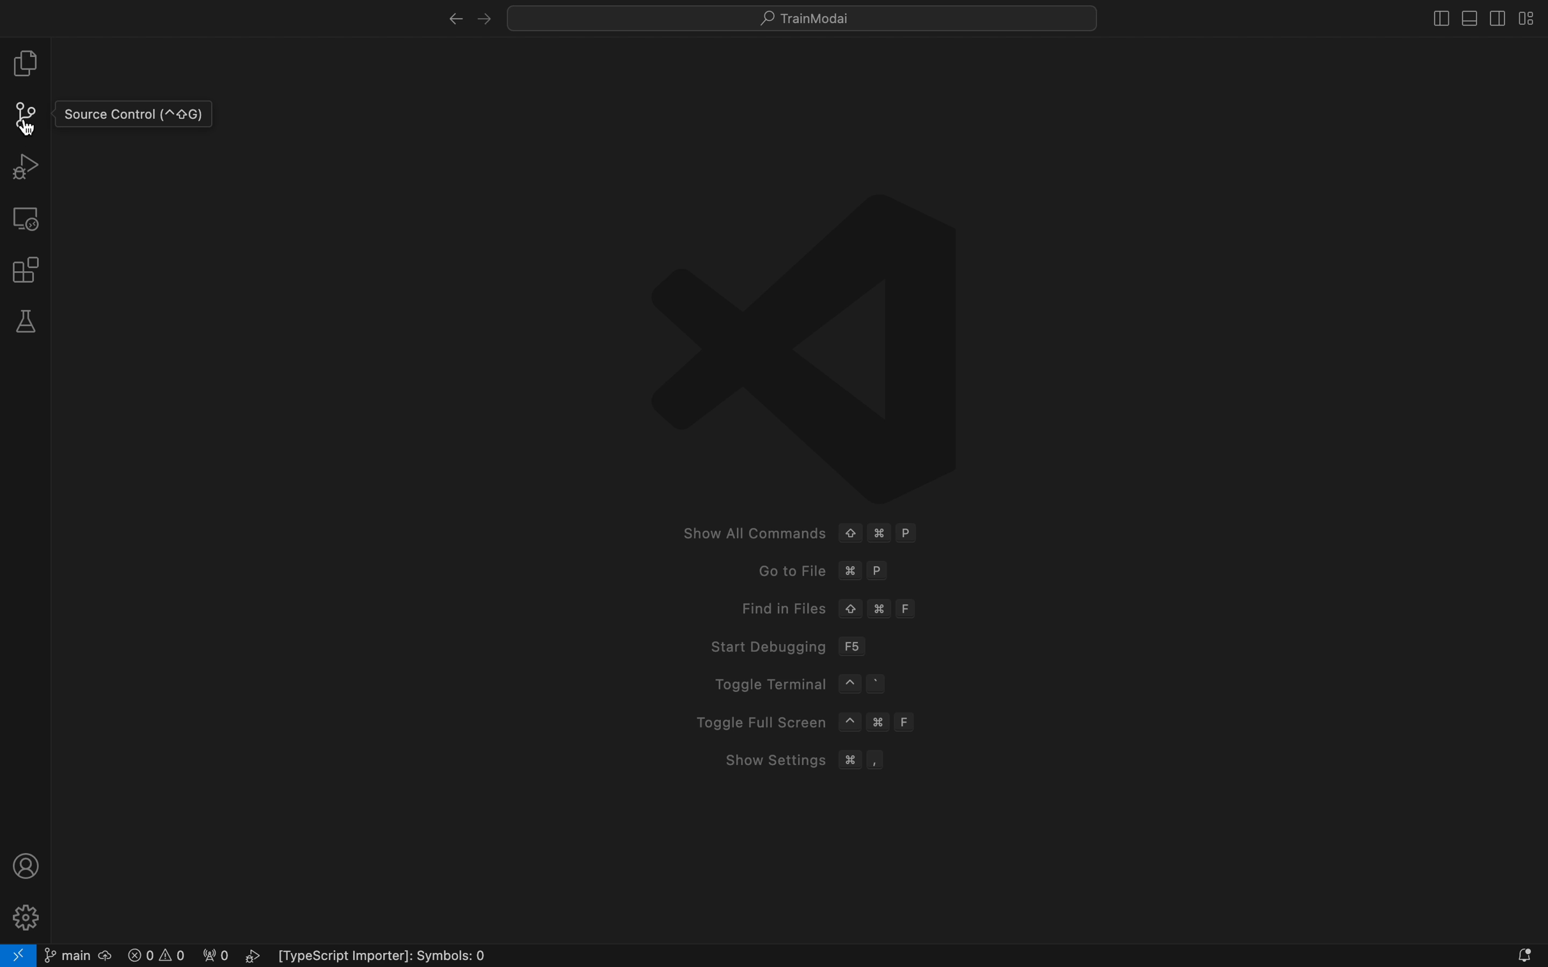 The height and width of the screenshot is (967, 1548). What do you see at coordinates (28, 865) in the screenshot?
I see `profile` at bounding box center [28, 865].